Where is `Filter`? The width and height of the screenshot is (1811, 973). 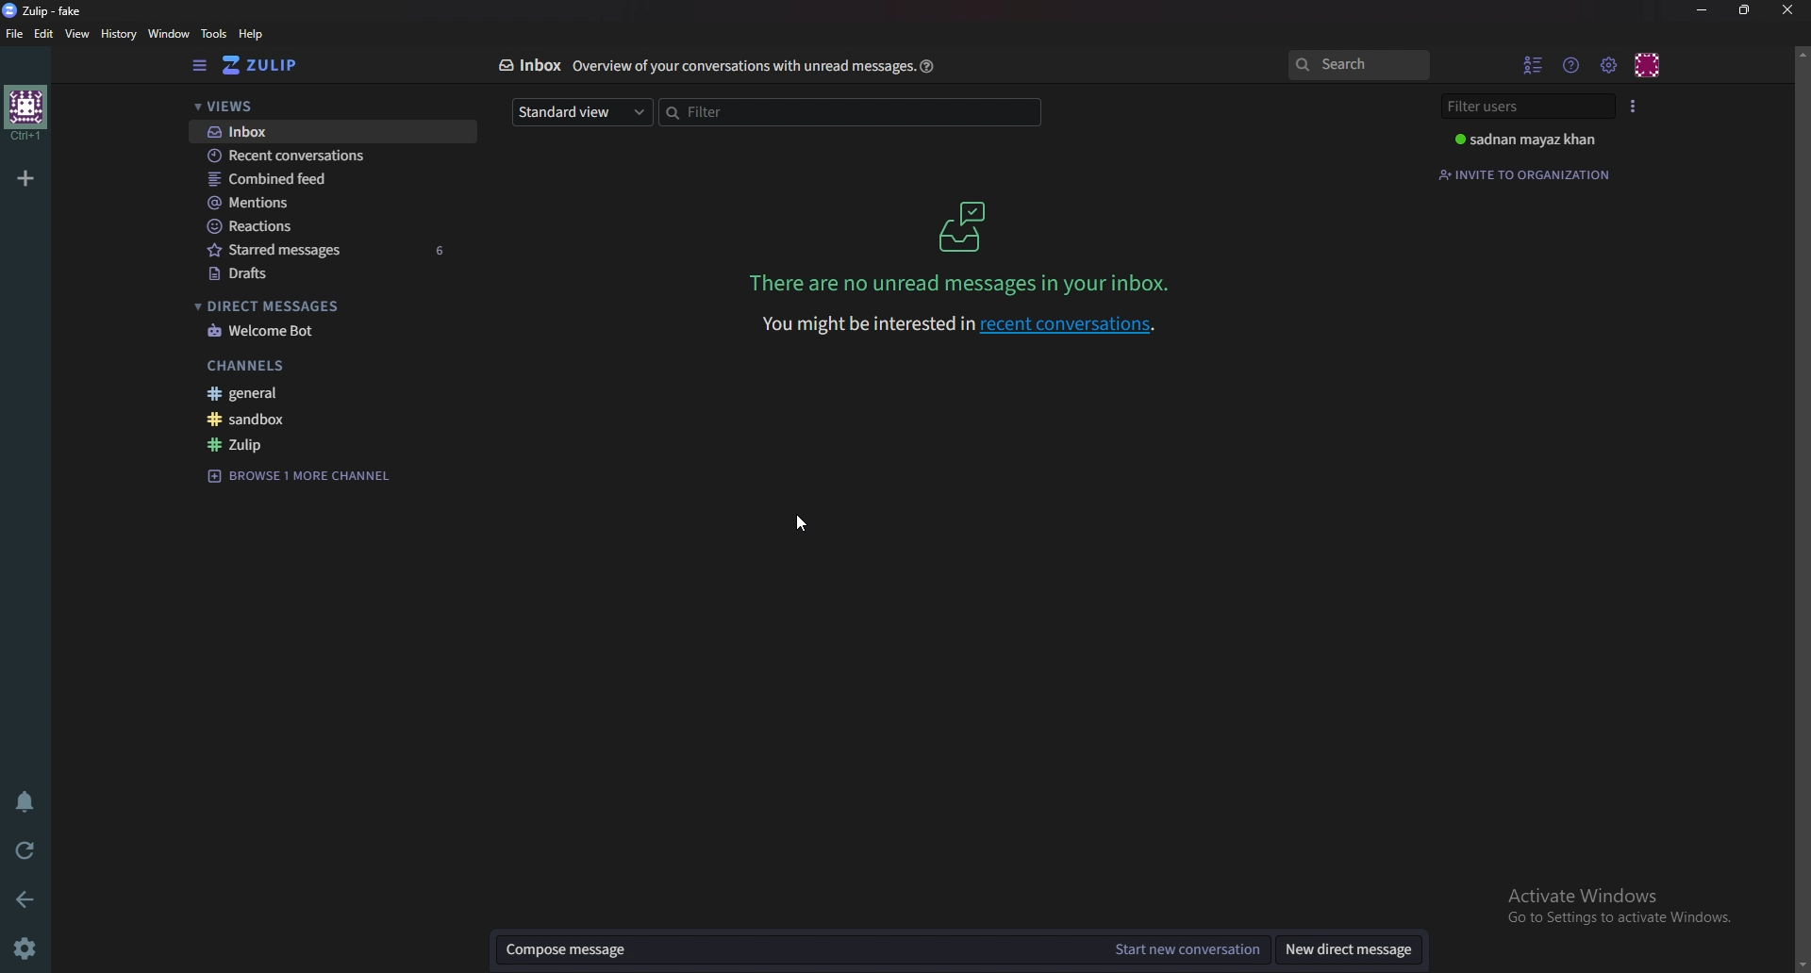
Filter is located at coordinates (853, 114).